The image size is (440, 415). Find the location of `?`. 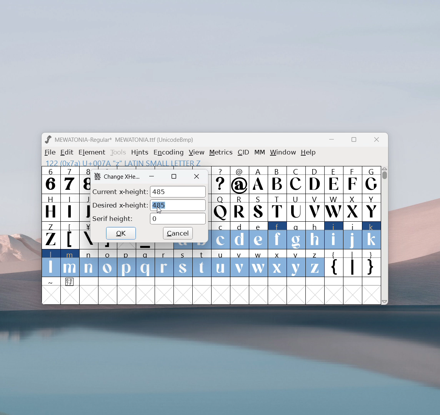

? is located at coordinates (221, 181).